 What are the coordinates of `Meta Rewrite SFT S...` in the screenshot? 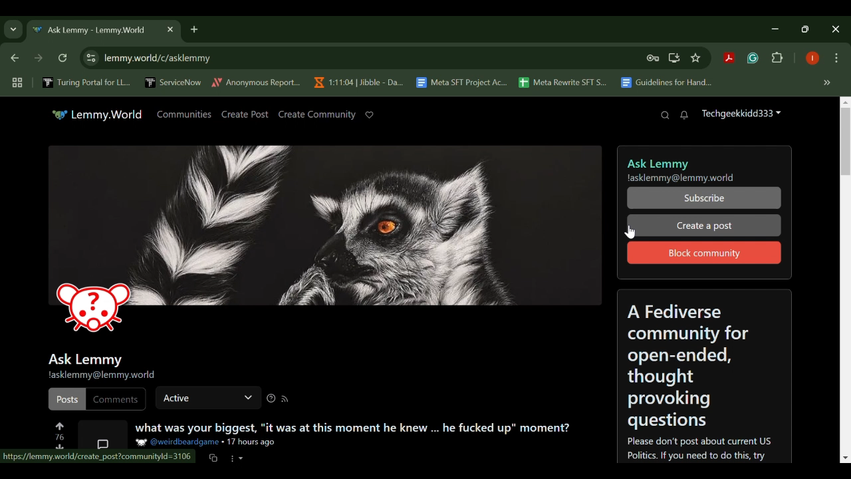 It's located at (563, 83).